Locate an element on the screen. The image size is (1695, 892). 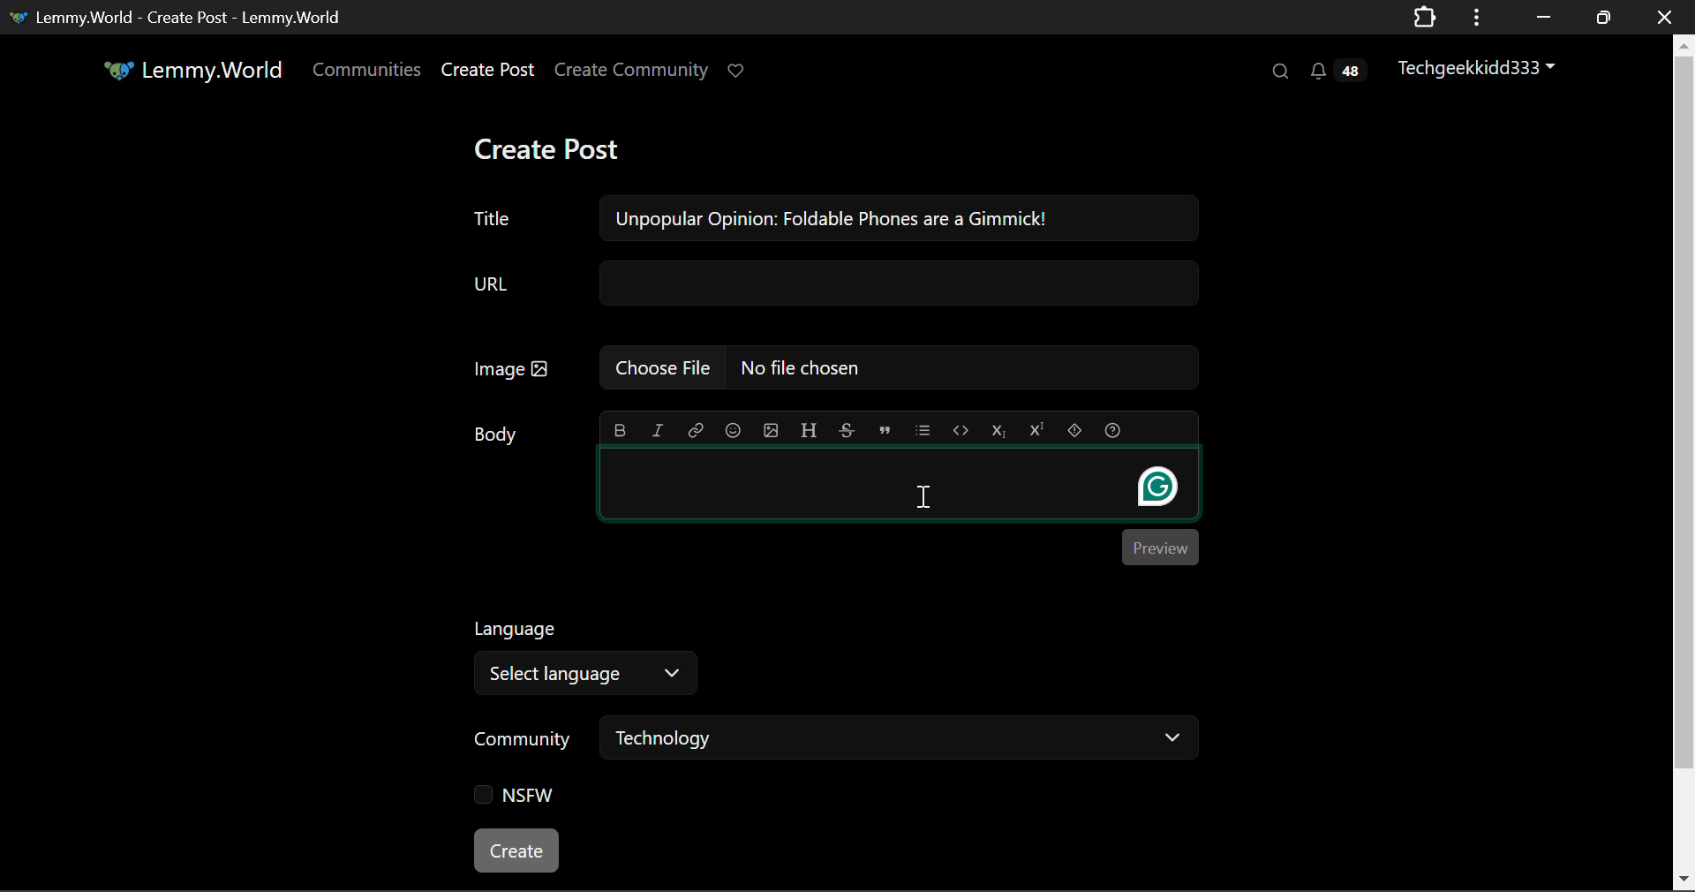
Post Body Textbox Selected is located at coordinates (896, 484).